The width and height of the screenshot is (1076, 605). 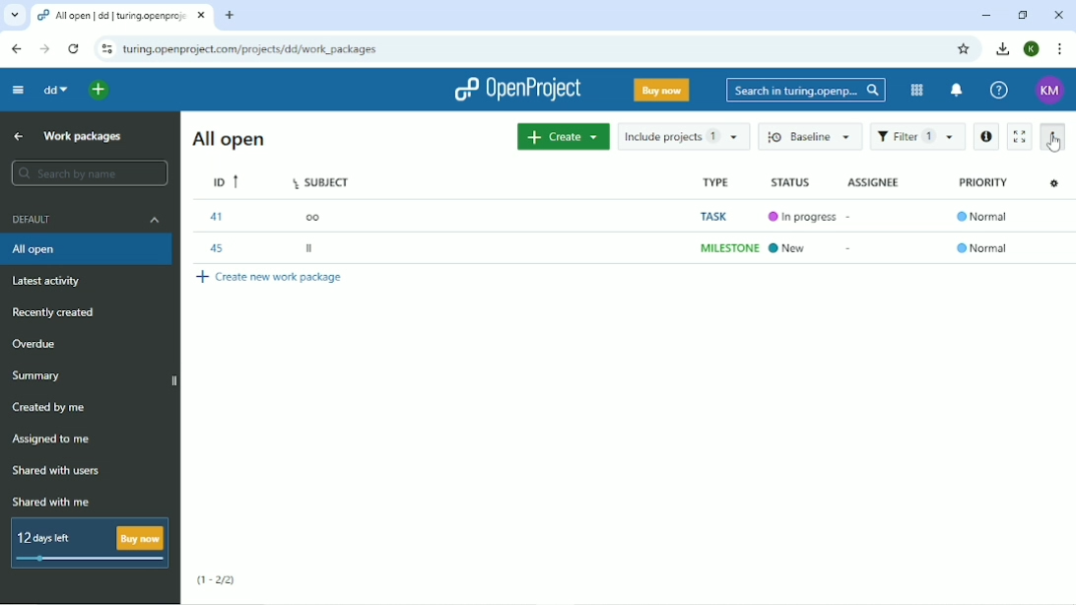 What do you see at coordinates (564, 136) in the screenshot?
I see `Create` at bounding box center [564, 136].